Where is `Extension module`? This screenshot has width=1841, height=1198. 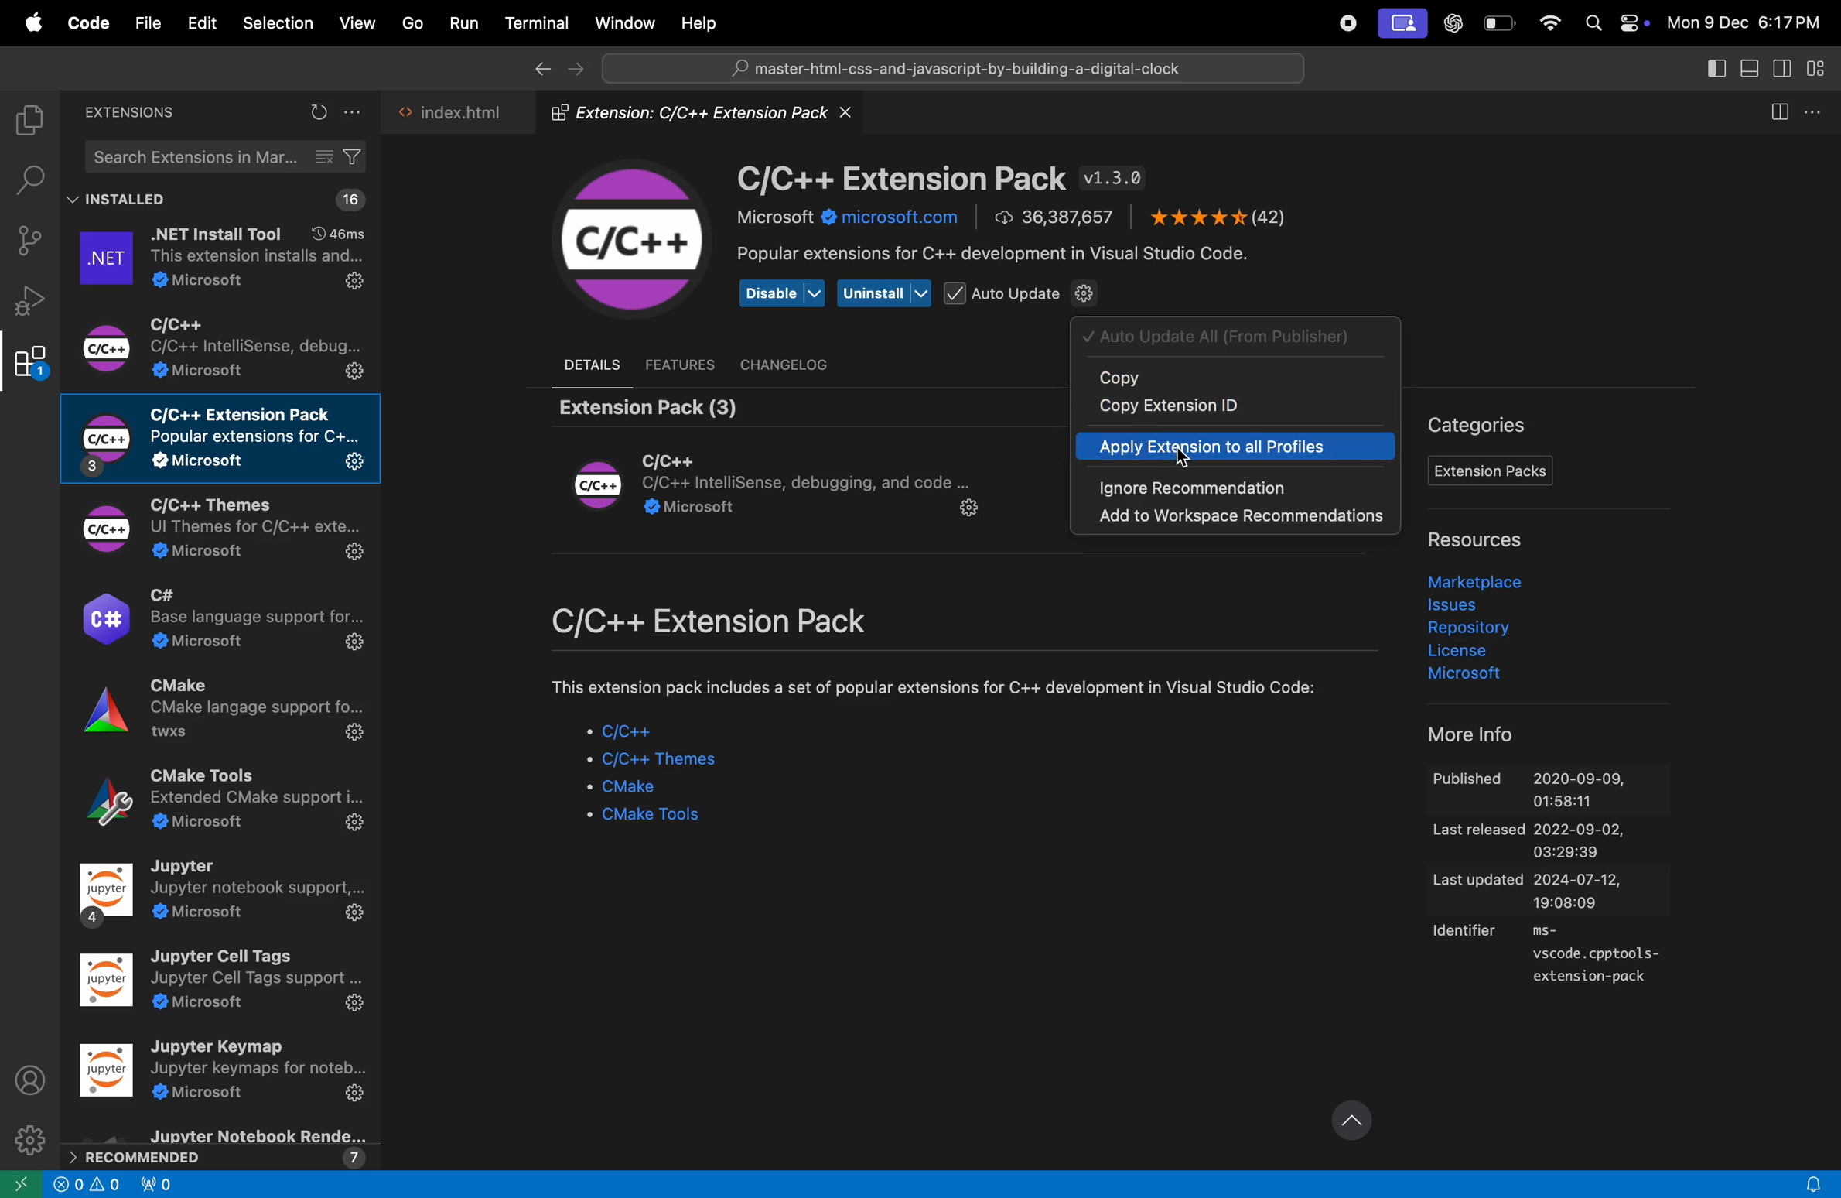 Extension module is located at coordinates (780, 488).